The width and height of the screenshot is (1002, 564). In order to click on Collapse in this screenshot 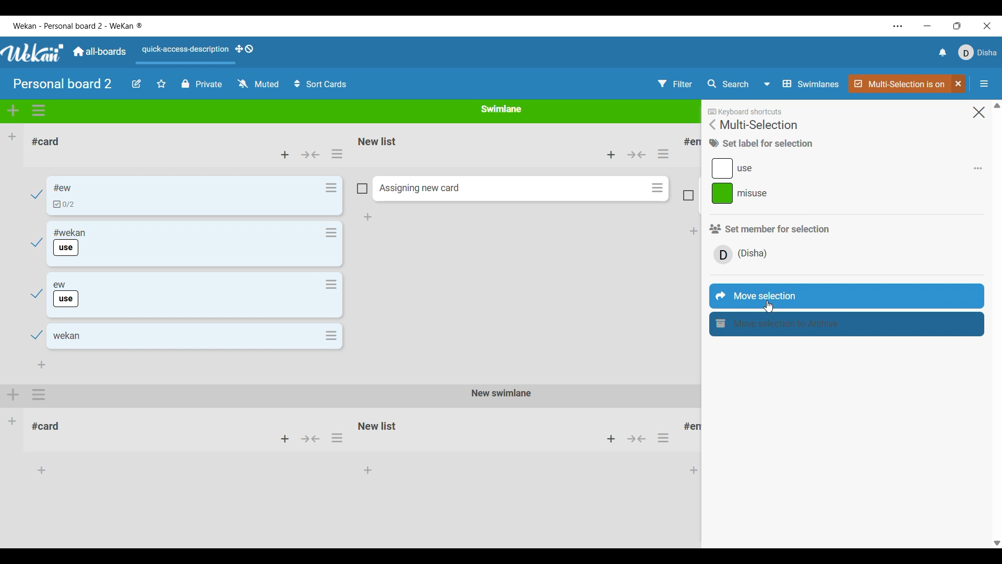, I will do `click(636, 154)`.